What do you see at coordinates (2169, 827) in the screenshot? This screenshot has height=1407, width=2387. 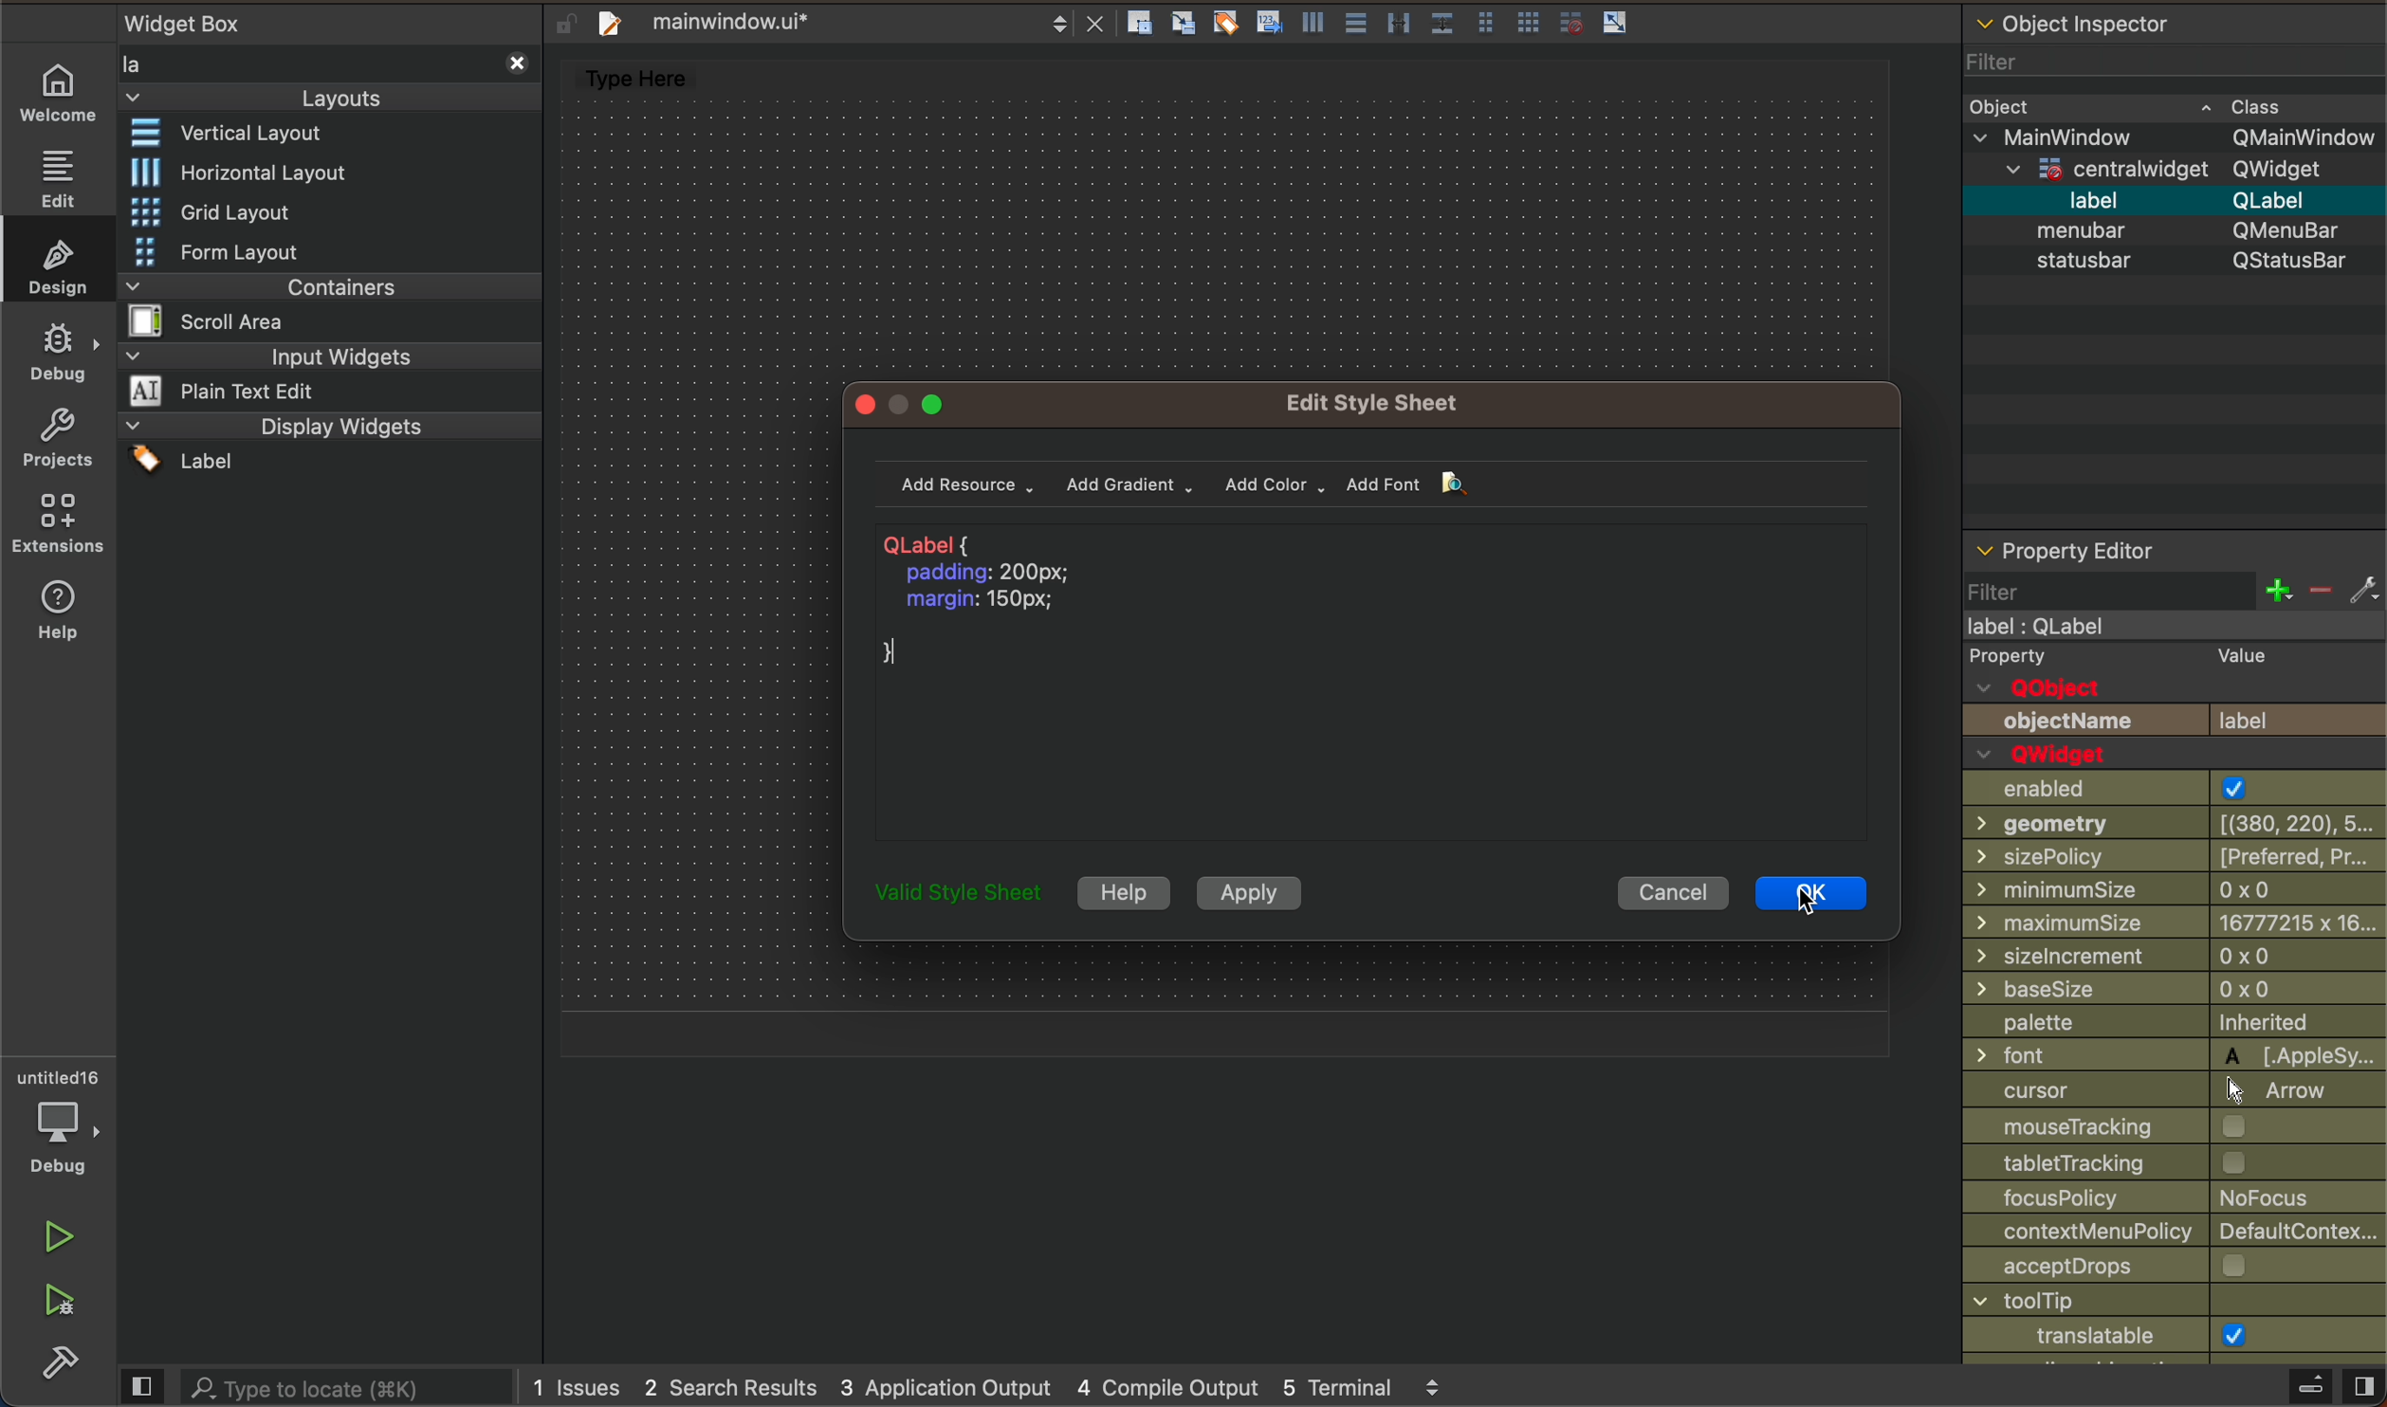 I see `` at bounding box center [2169, 827].